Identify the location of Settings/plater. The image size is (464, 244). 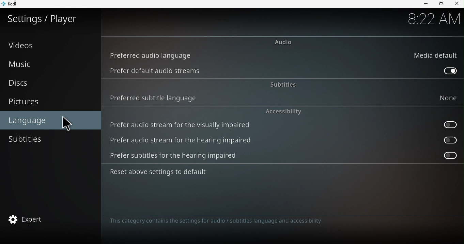
(43, 19).